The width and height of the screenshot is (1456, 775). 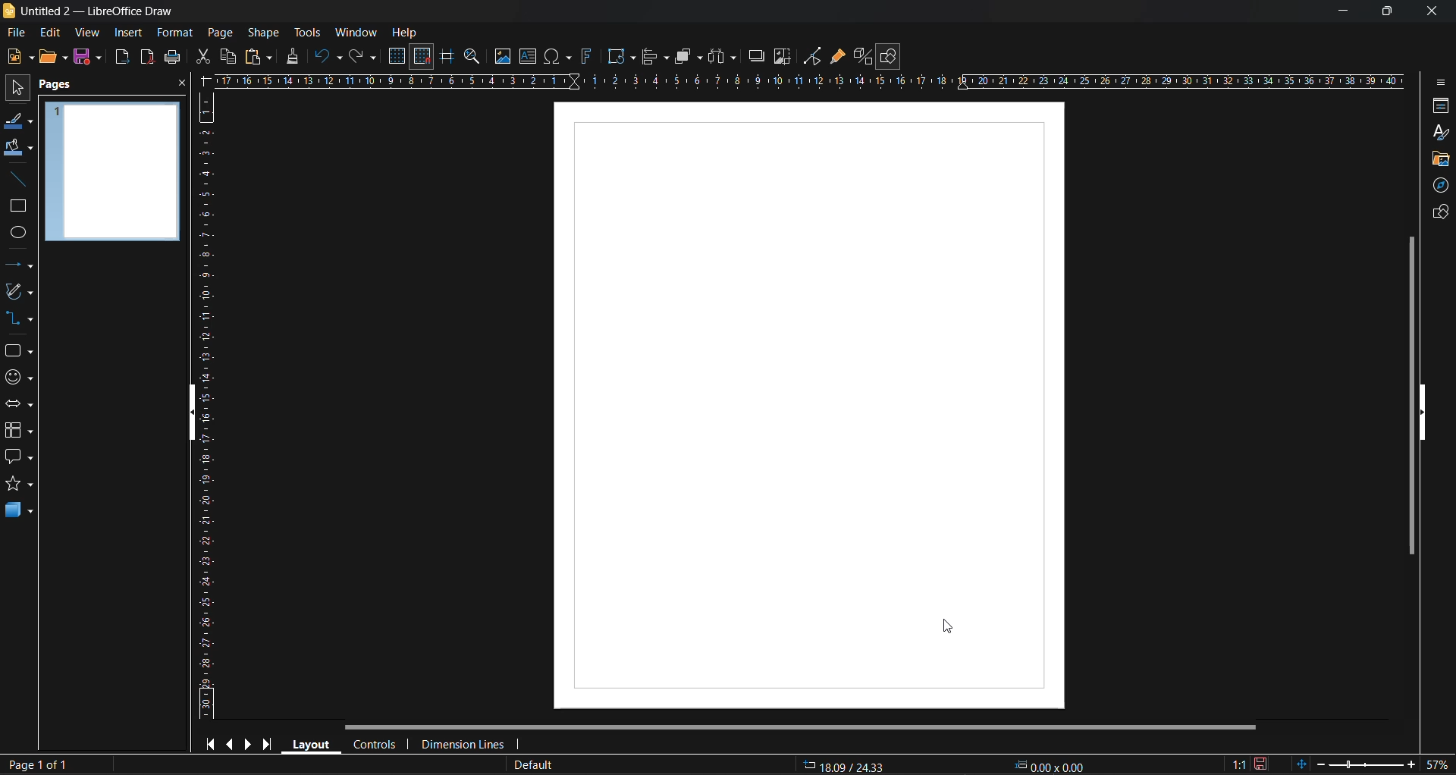 What do you see at coordinates (24, 430) in the screenshot?
I see `flowcharts` at bounding box center [24, 430].